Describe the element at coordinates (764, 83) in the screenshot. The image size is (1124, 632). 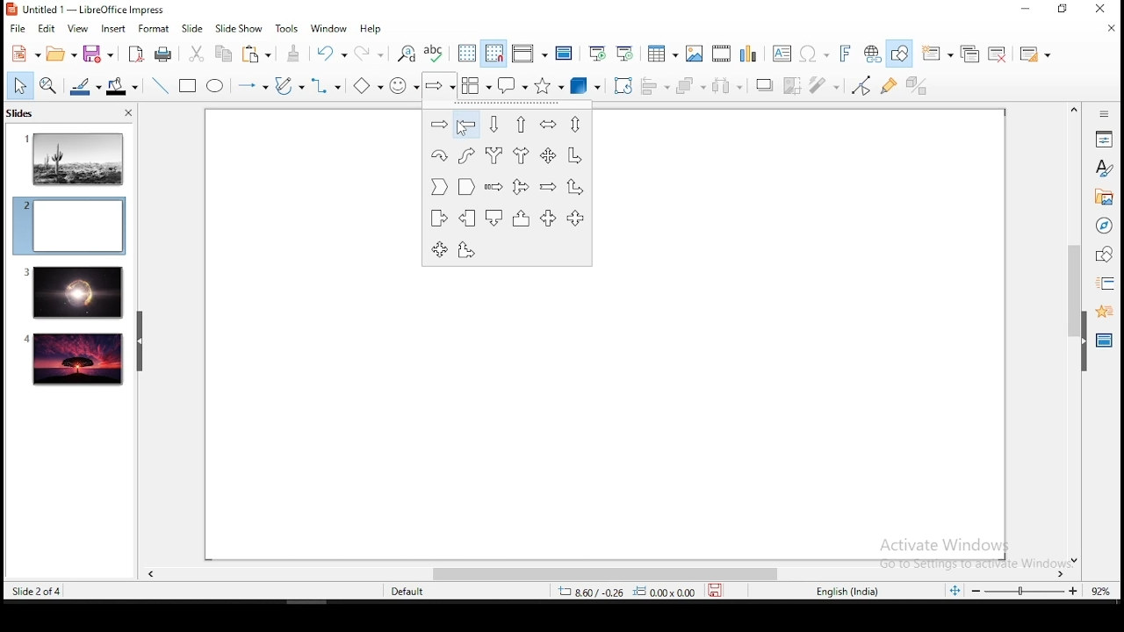
I see `shadow` at that location.